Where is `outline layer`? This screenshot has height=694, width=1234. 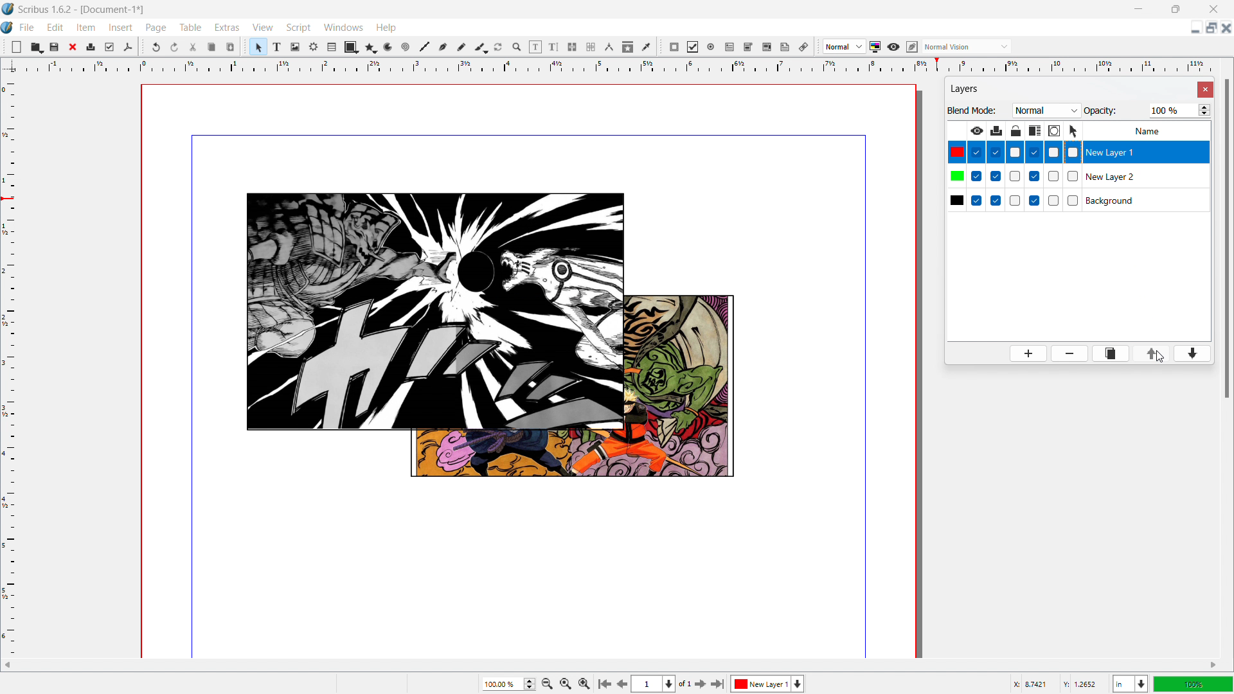
outline layer is located at coordinates (1055, 130).